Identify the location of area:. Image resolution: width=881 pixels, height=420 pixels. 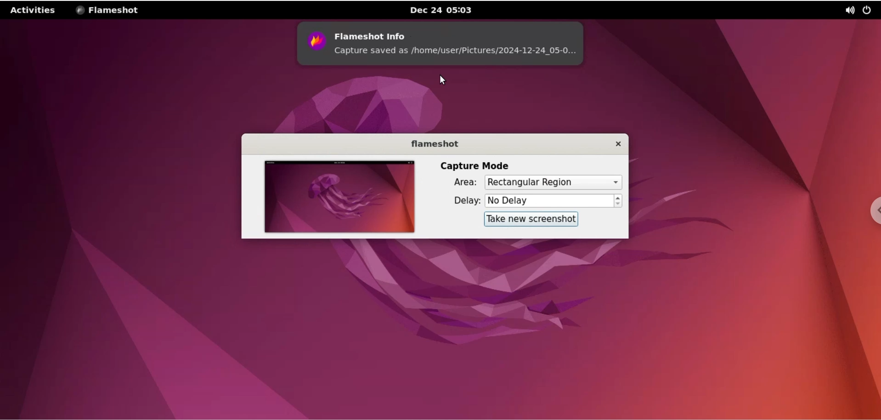
(461, 182).